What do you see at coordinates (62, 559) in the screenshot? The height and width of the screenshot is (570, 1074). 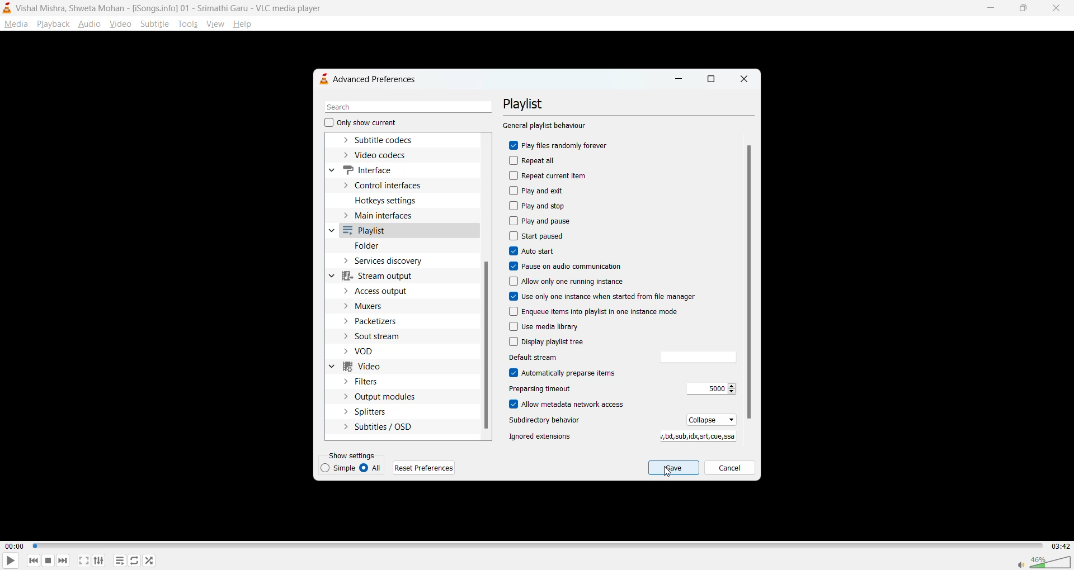 I see `next` at bounding box center [62, 559].